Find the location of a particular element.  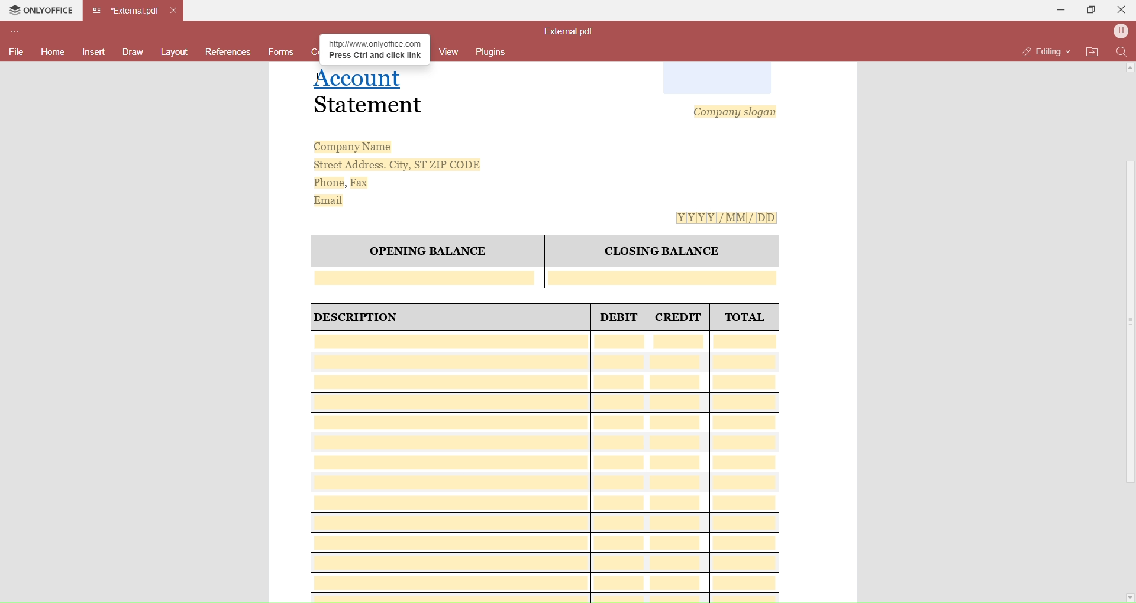

DEBIT is located at coordinates (621, 317).